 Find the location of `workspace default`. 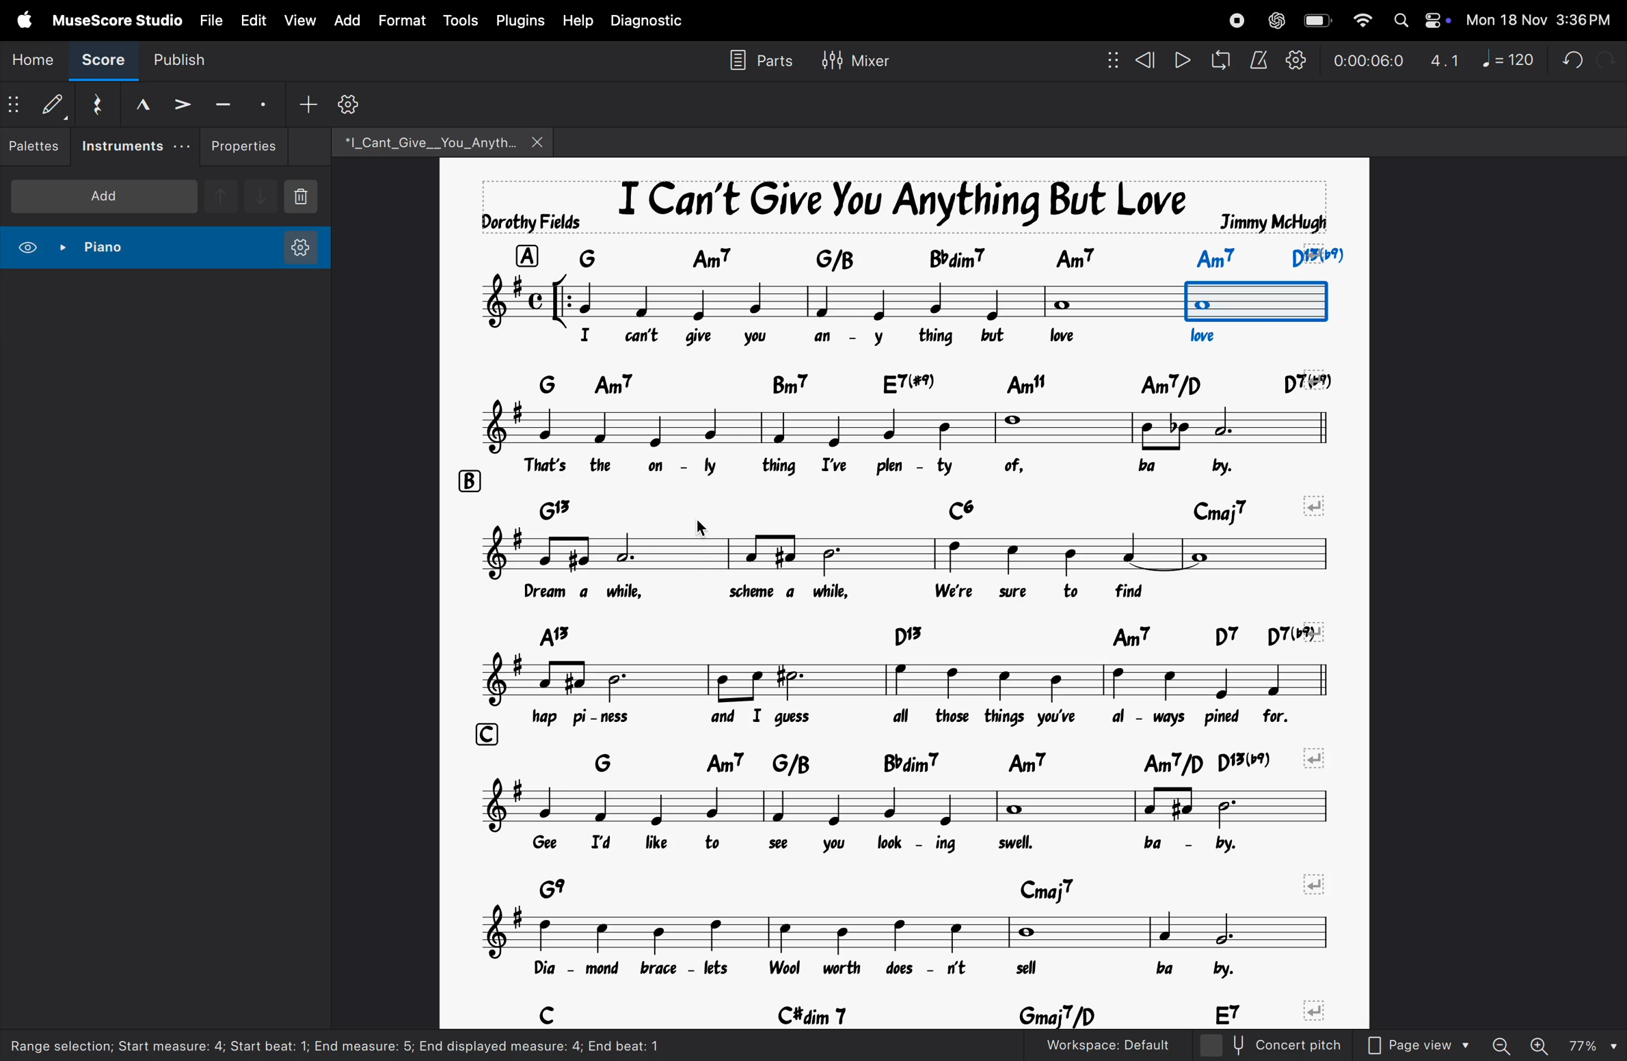

workspace default is located at coordinates (1107, 1045).